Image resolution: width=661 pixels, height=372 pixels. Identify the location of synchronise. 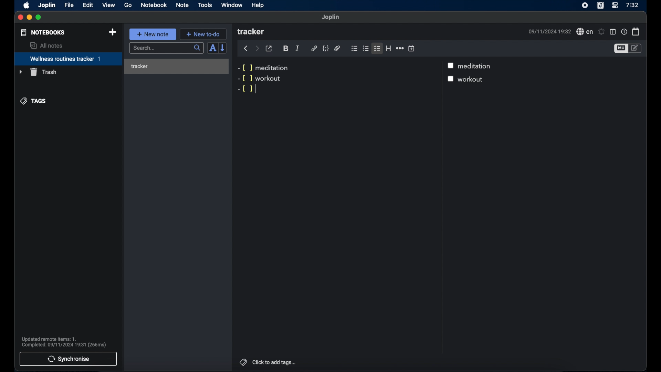
(69, 359).